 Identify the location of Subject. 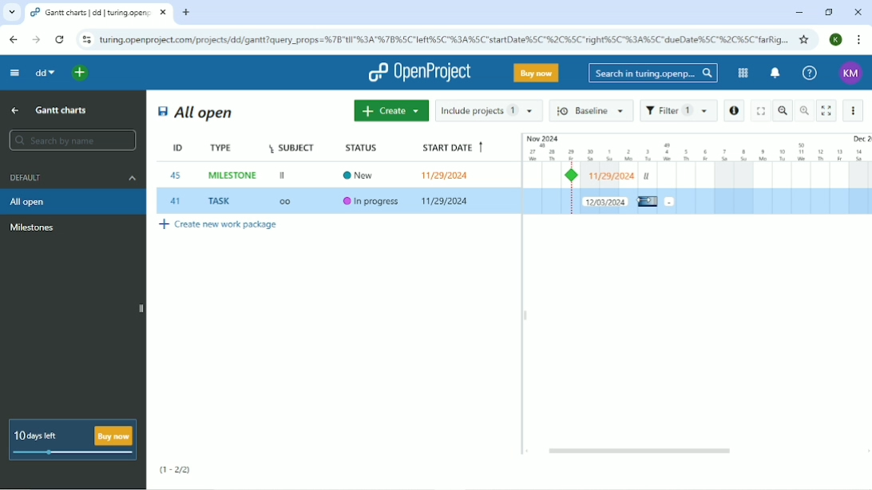
(291, 147).